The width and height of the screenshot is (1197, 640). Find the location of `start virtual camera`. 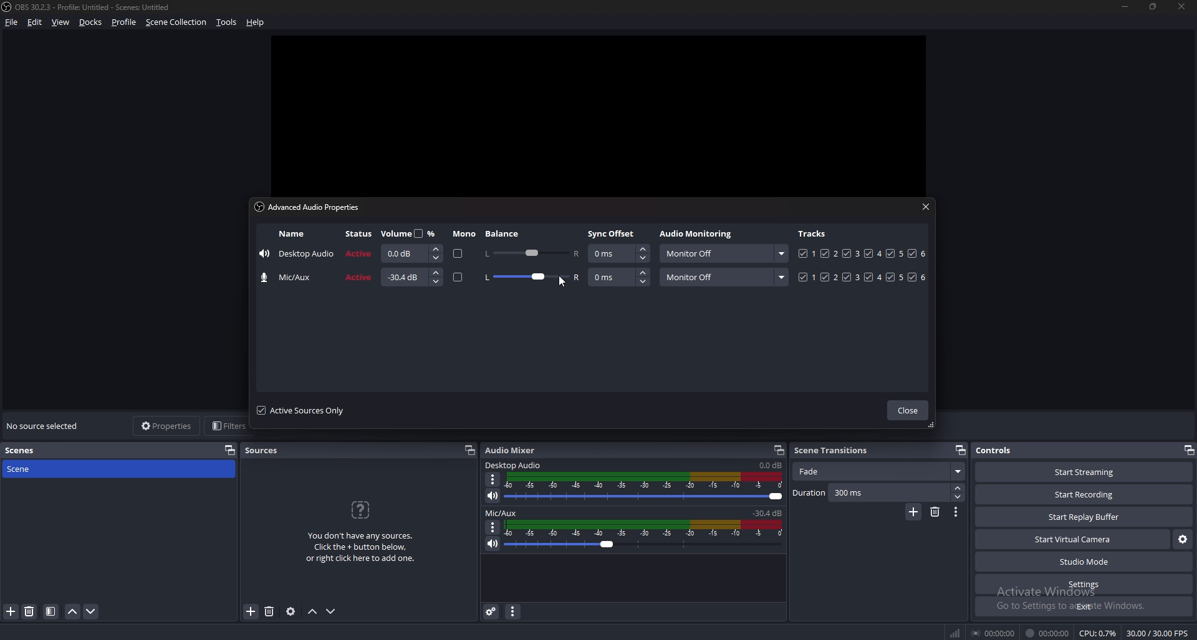

start virtual camera is located at coordinates (1074, 540).